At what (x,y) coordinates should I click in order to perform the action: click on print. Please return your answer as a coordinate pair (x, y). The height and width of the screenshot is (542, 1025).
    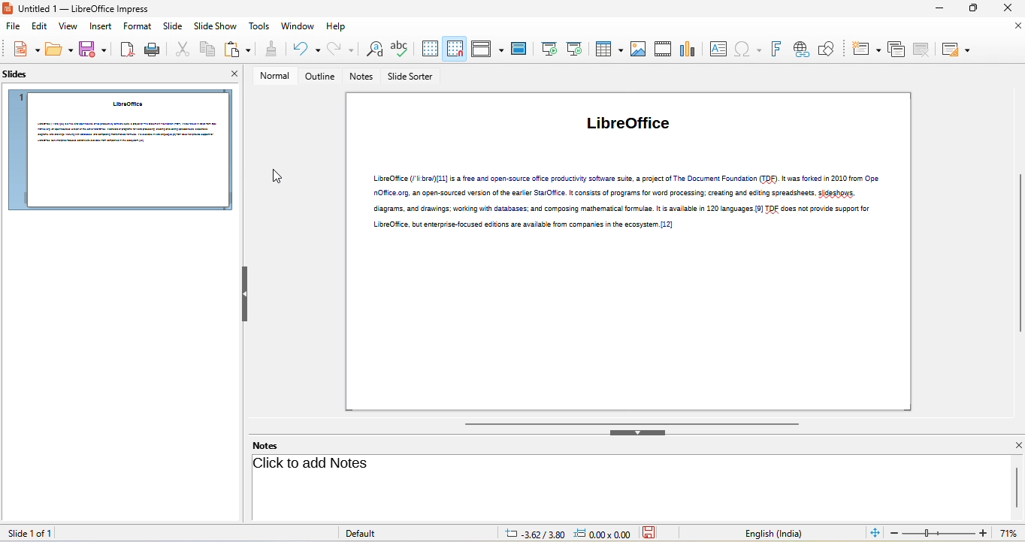
    Looking at the image, I should click on (153, 49).